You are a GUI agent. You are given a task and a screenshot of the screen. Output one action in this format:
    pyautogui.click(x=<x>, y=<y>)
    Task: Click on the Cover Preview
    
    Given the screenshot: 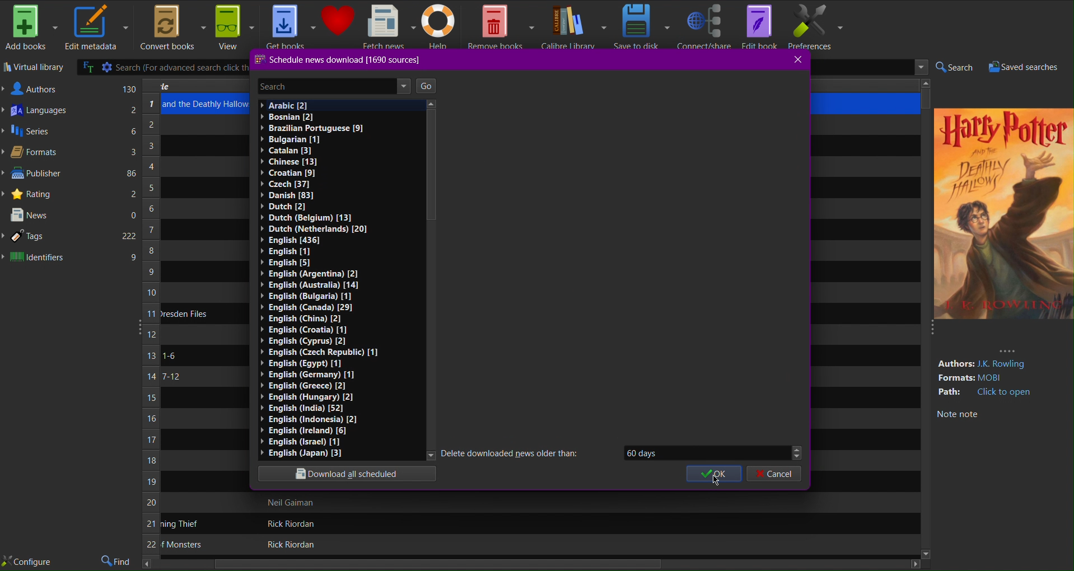 What is the action you would take?
    pyautogui.click(x=1003, y=235)
    